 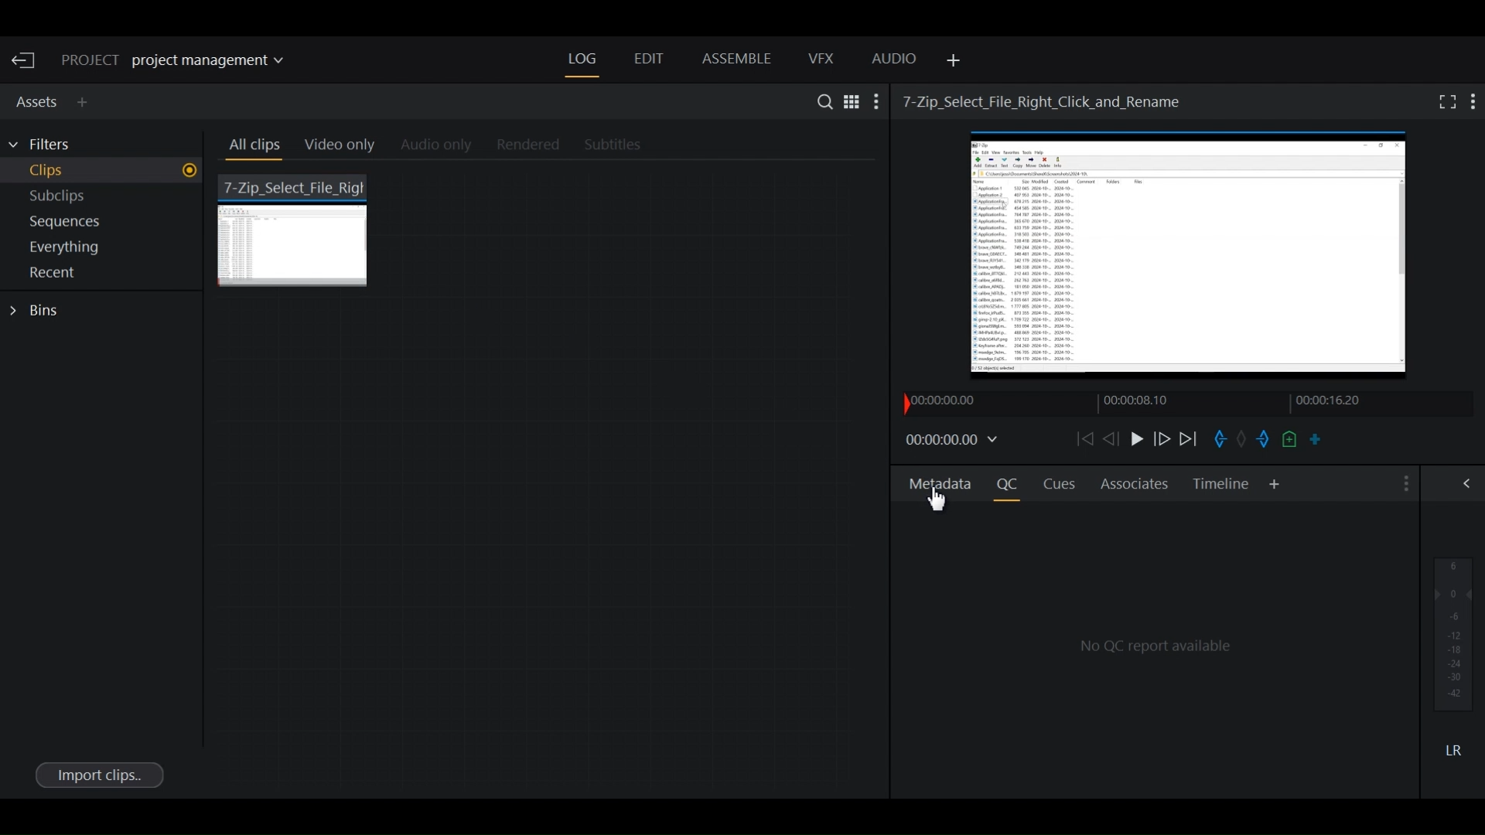 What do you see at coordinates (296, 229) in the screenshot?
I see `7 zip` at bounding box center [296, 229].